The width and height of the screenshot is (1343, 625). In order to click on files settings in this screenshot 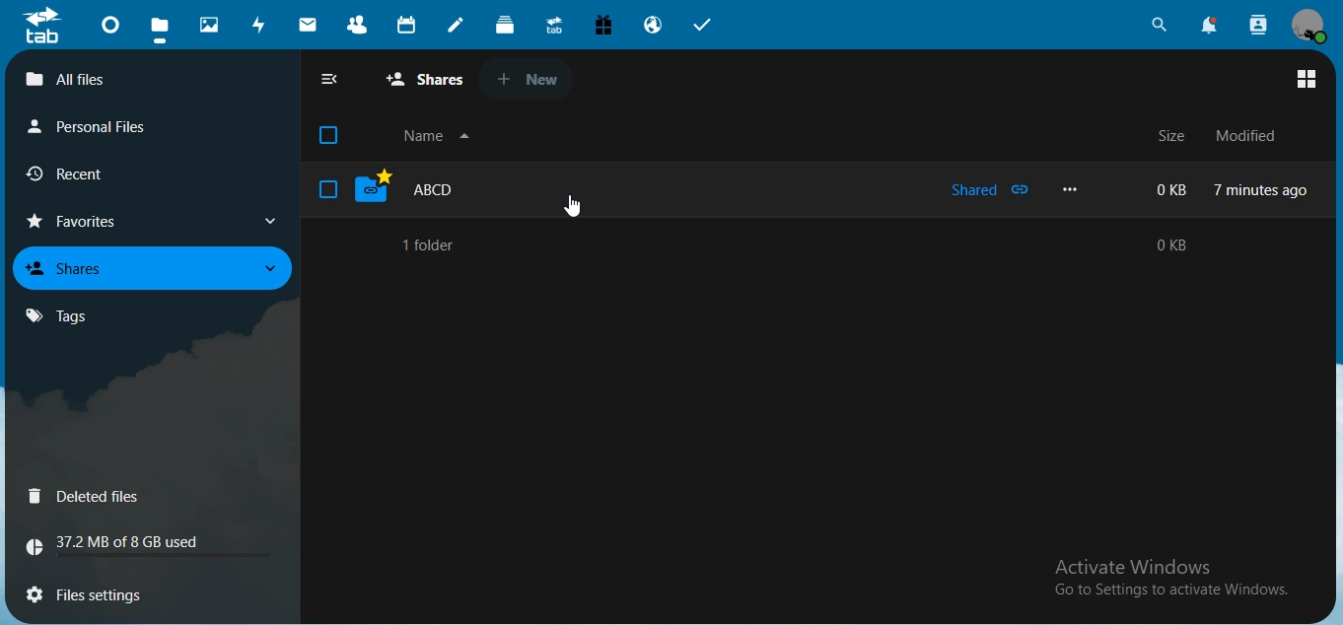, I will do `click(115, 591)`.